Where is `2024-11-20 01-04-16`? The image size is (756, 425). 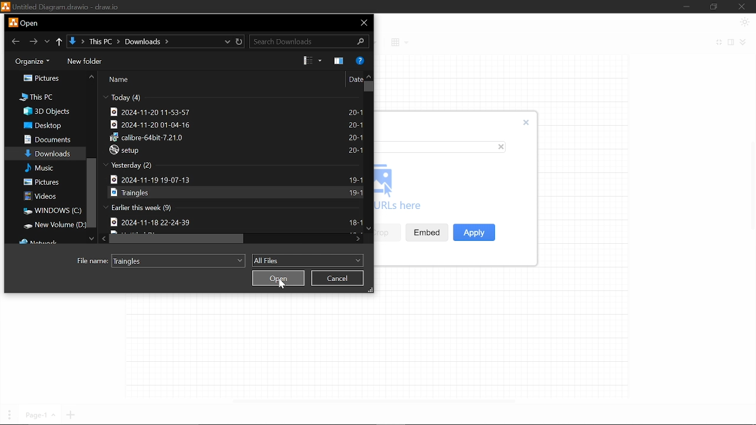
2024-11-20 01-04-16 is located at coordinates (153, 125).